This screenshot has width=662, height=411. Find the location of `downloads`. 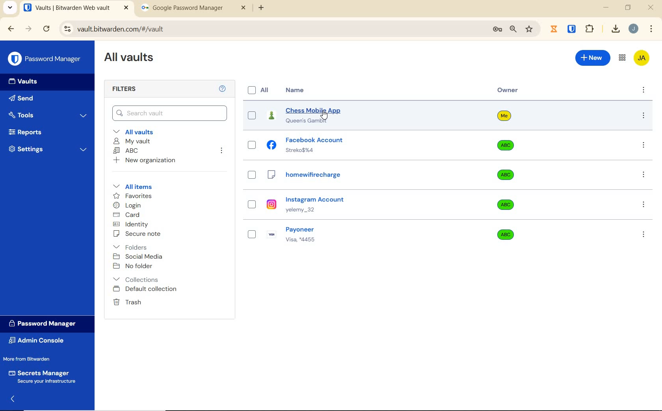

downloads is located at coordinates (613, 30).